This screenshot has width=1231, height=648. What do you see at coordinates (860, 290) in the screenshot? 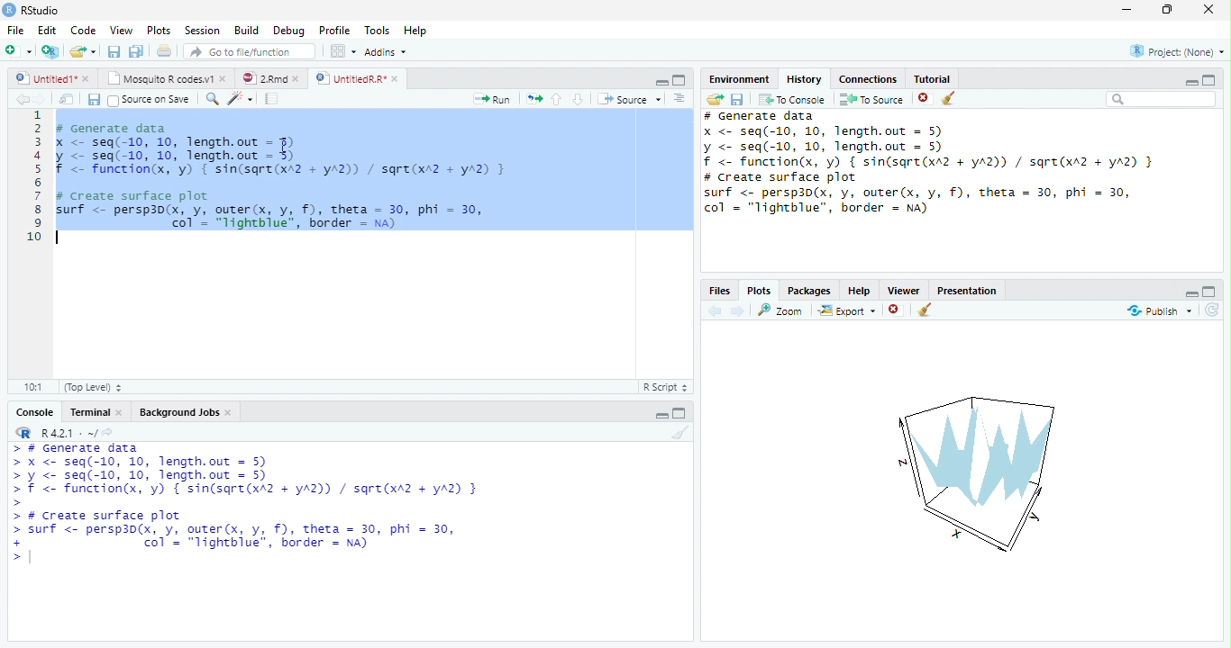
I see `Help` at bounding box center [860, 290].